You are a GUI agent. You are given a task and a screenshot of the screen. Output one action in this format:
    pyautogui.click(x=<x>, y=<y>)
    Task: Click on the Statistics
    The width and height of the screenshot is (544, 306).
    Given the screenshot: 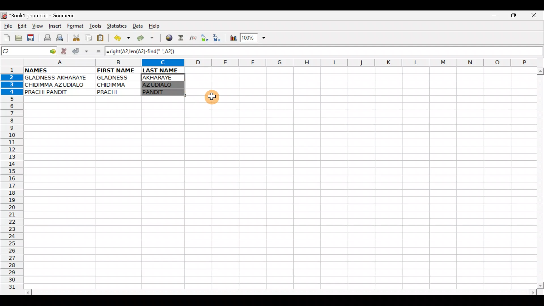 What is the action you would take?
    pyautogui.click(x=118, y=25)
    